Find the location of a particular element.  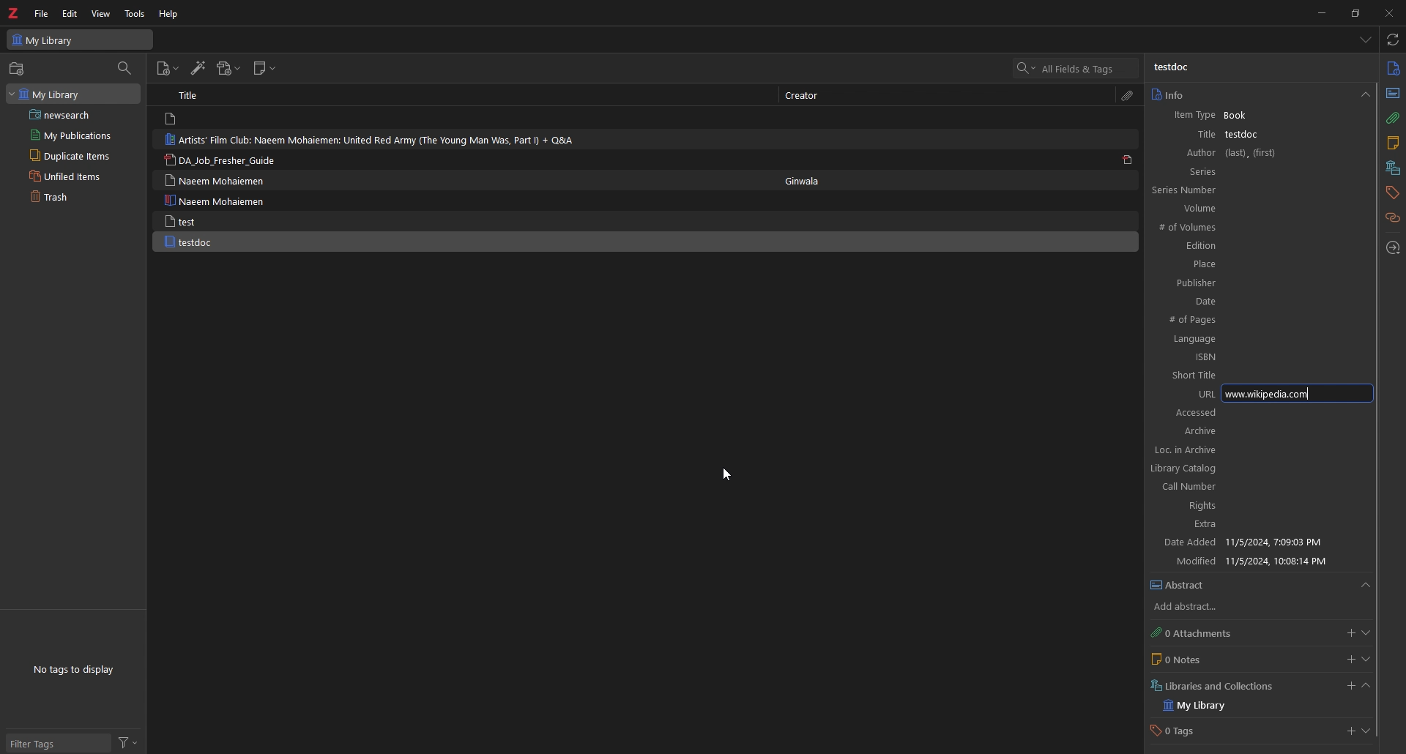

DA_lob_Fresher_Guide is located at coordinates (223, 161).